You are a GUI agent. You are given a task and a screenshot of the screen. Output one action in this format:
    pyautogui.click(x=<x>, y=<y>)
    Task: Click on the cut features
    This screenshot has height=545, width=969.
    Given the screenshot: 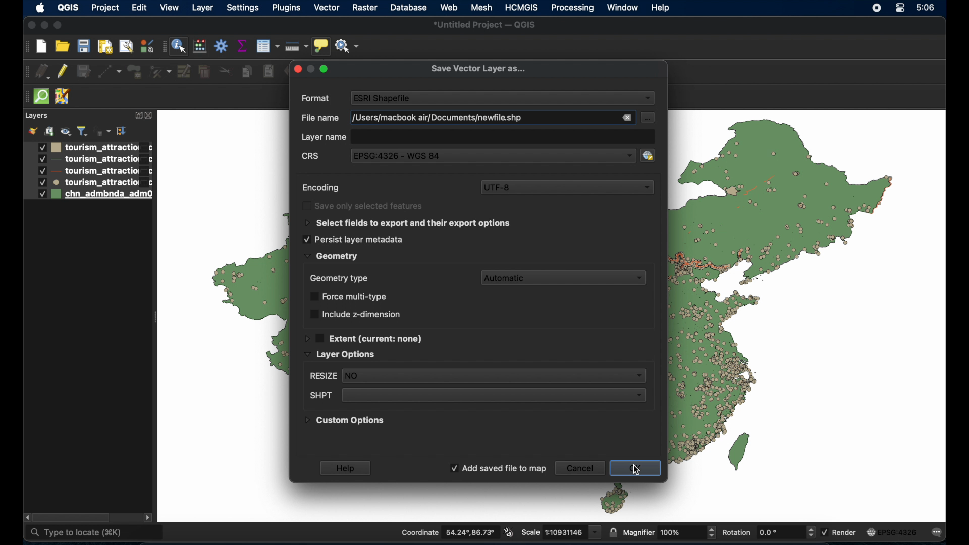 What is the action you would take?
    pyautogui.click(x=227, y=70)
    